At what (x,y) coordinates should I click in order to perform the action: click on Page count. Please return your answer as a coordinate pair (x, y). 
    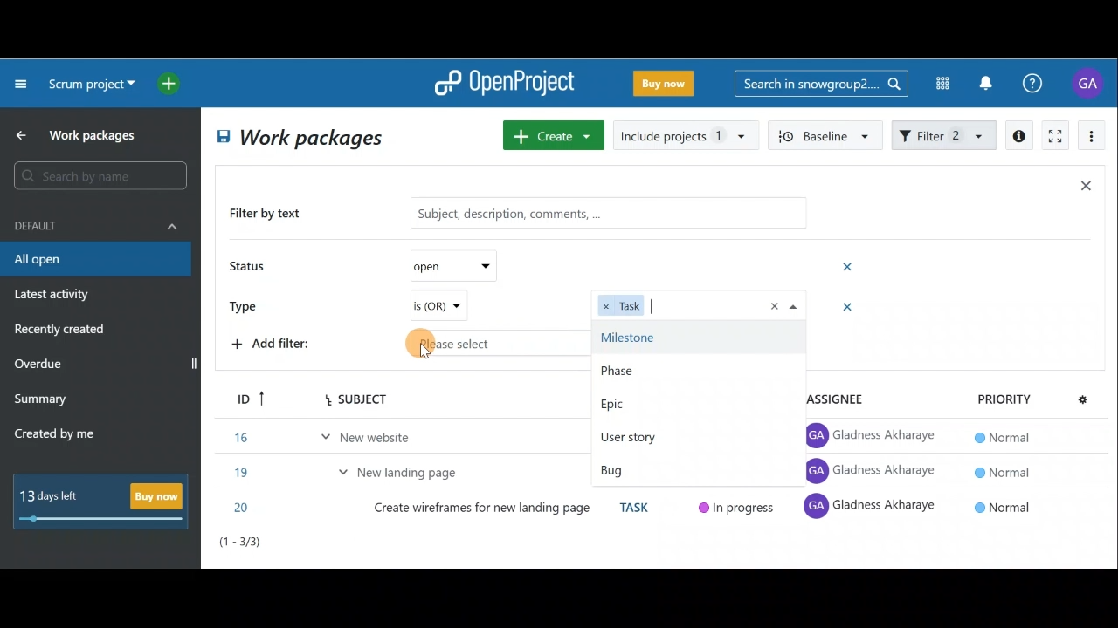
    Looking at the image, I should click on (1052, 543).